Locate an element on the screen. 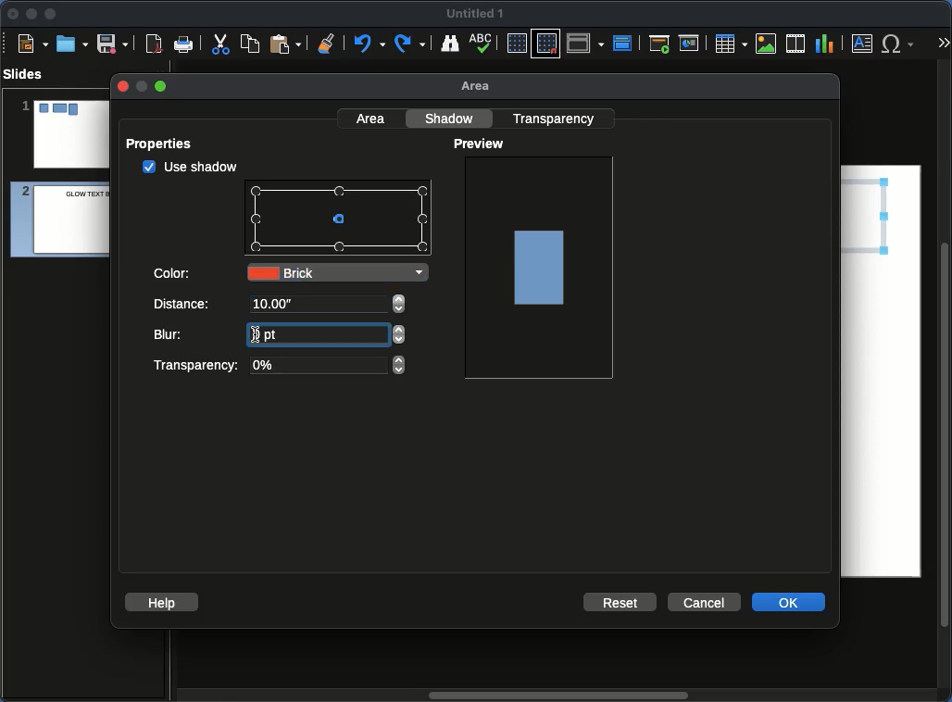 The image size is (952, 702). Image is located at coordinates (541, 266).